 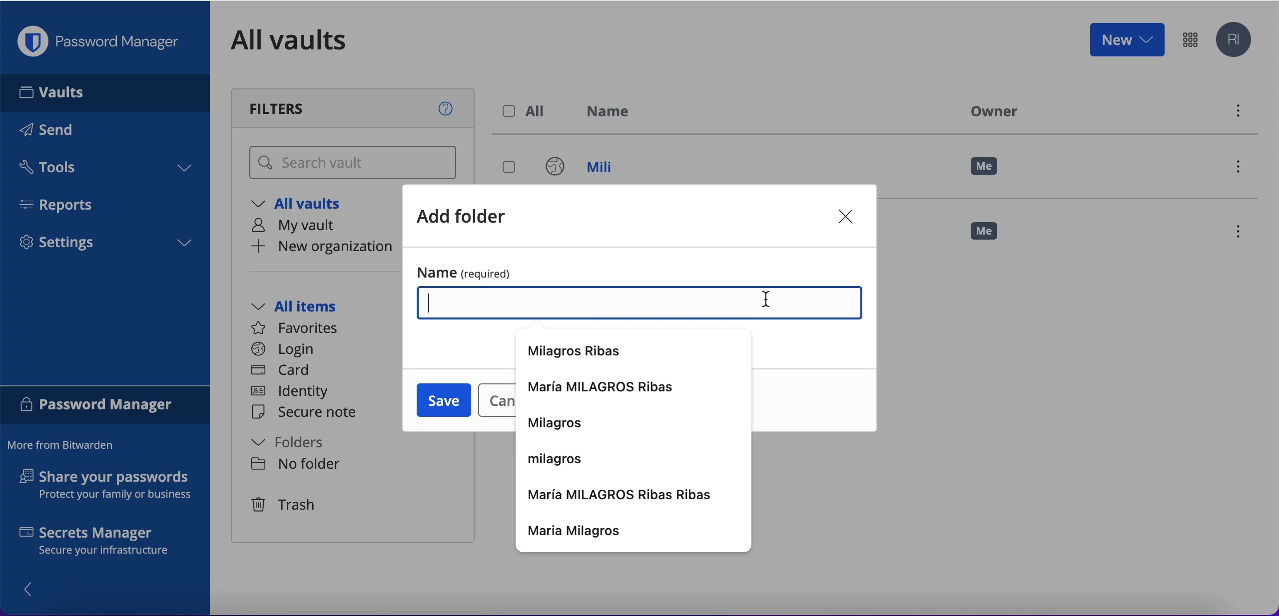 What do you see at coordinates (295, 465) in the screenshot?
I see `no folder` at bounding box center [295, 465].